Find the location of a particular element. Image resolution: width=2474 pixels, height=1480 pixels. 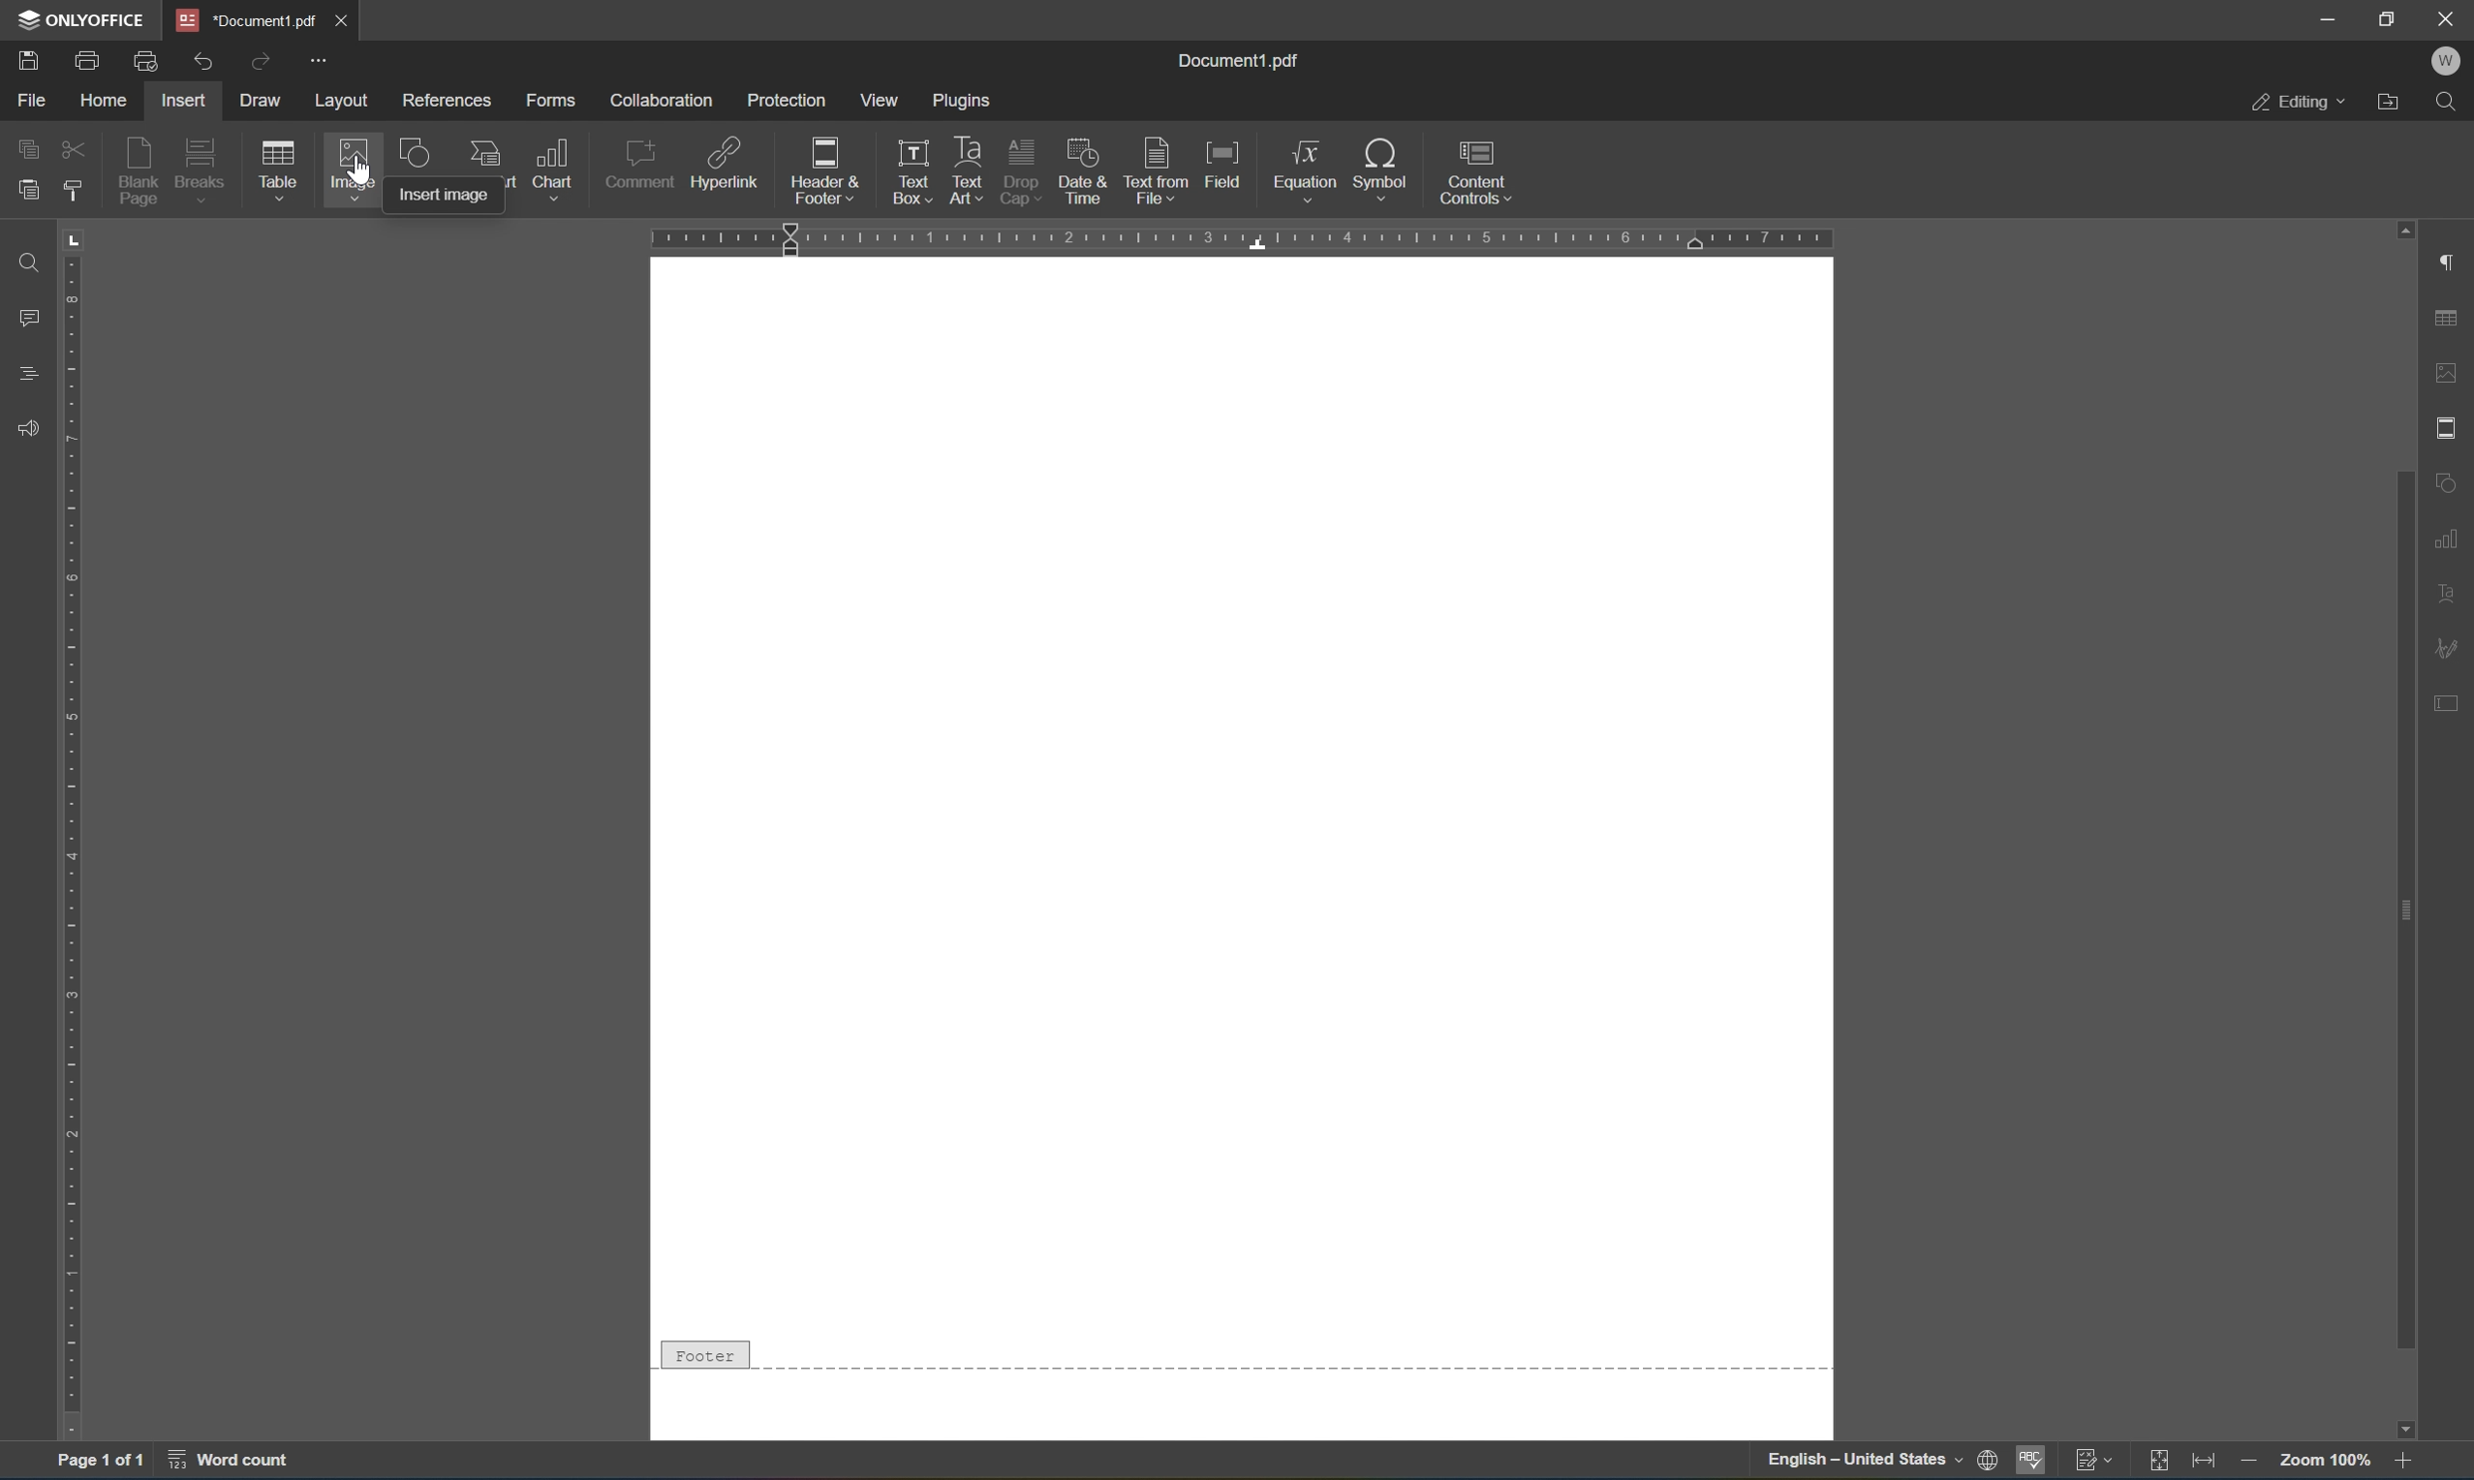

chart is located at coordinates (556, 167).